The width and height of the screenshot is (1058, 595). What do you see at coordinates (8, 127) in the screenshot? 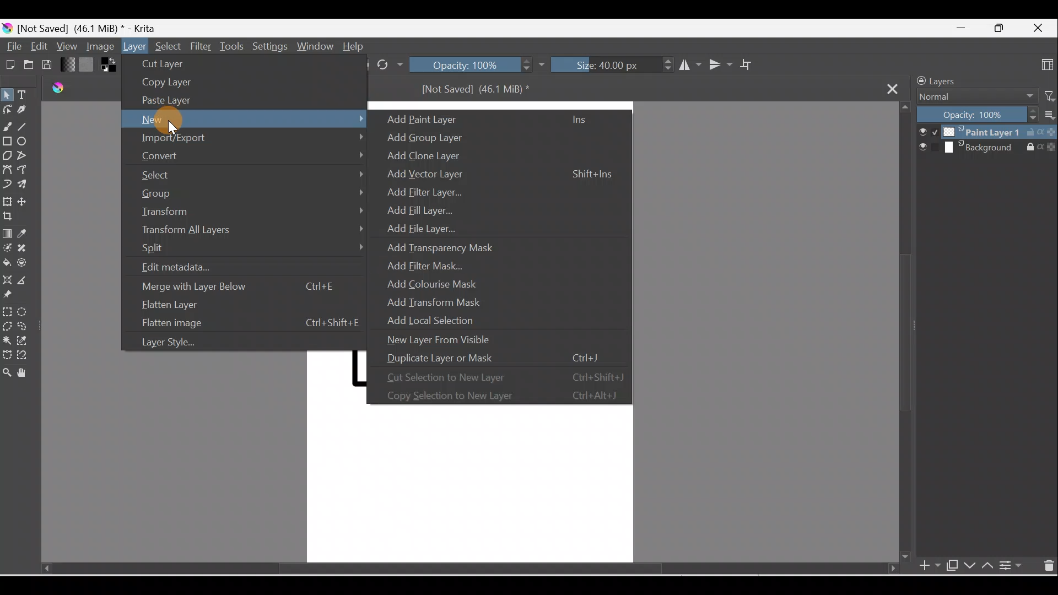
I see `Freehand brush tool` at bounding box center [8, 127].